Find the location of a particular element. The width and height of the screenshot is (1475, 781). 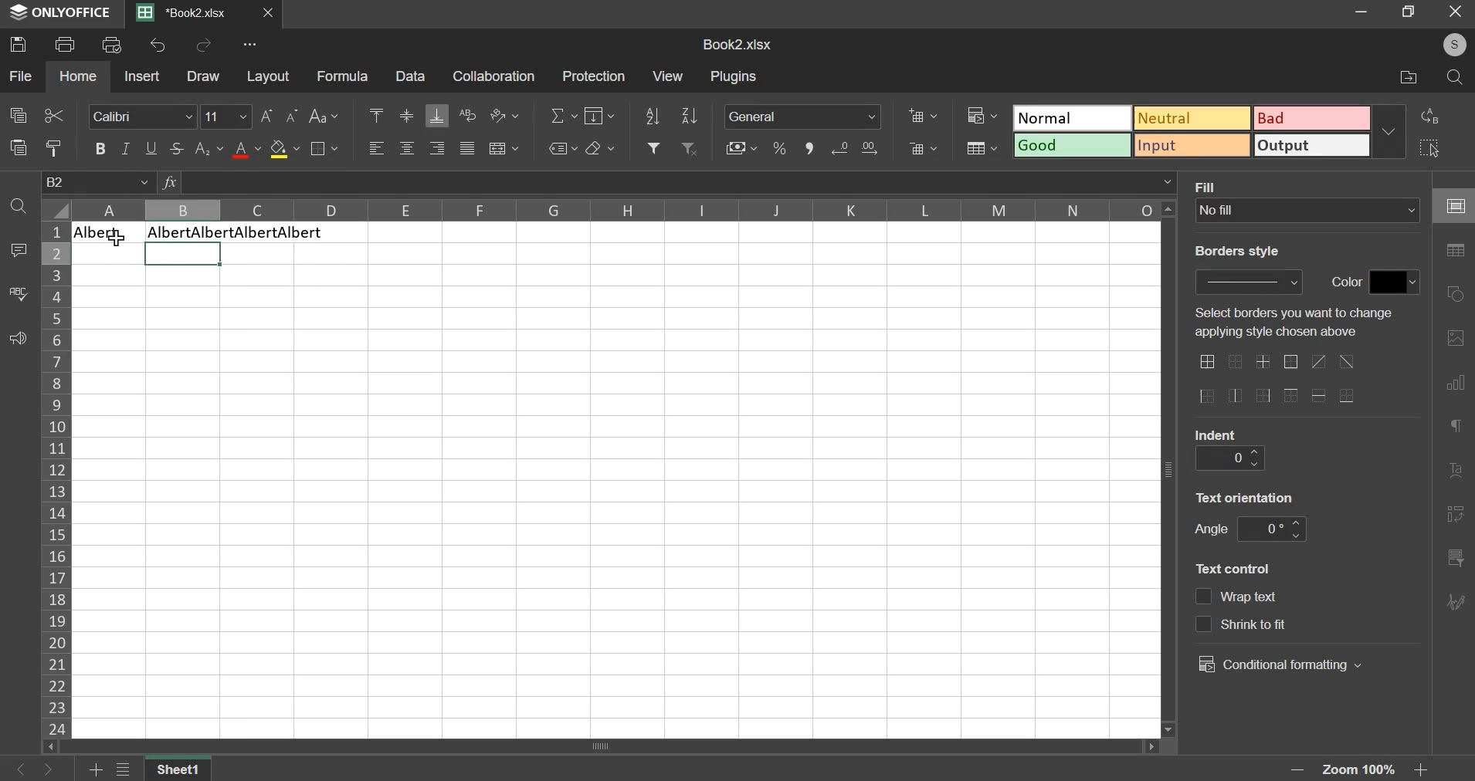

italic is located at coordinates (127, 148).